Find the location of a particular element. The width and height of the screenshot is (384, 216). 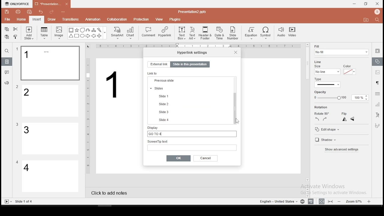

print file is located at coordinates (18, 11).